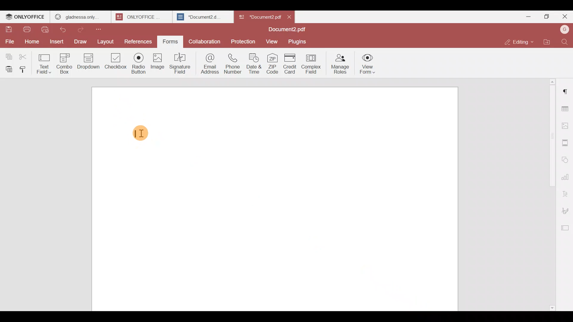 The image size is (573, 322). What do you see at coordinates (564, 18) in the screenshot?
I see `Close` at bounding box center [564, 18].